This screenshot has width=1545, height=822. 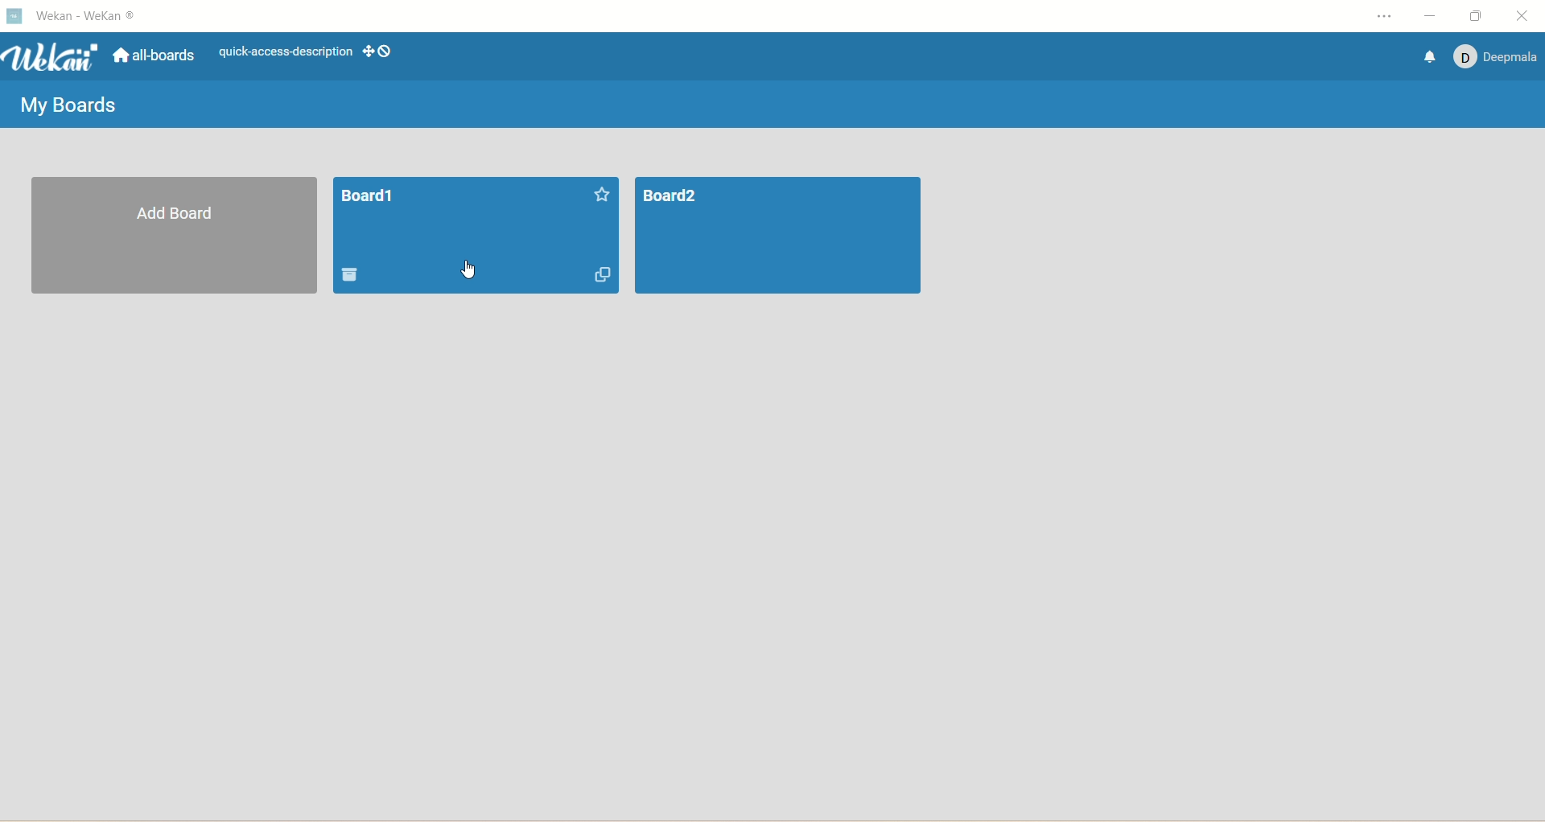 What do you see at coordinates (1477, 14) in the screenshot?
I see `maximize` at bounding box center [1477, 14].